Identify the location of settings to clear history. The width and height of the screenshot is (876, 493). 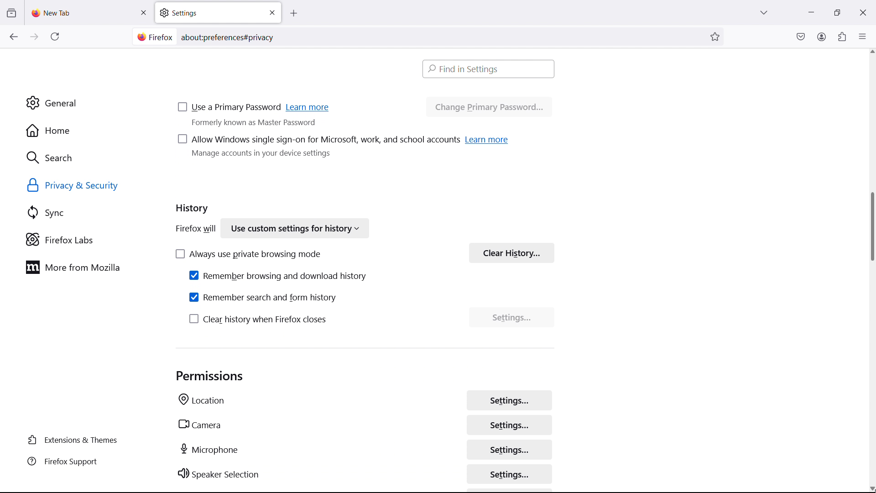
(512, 317).